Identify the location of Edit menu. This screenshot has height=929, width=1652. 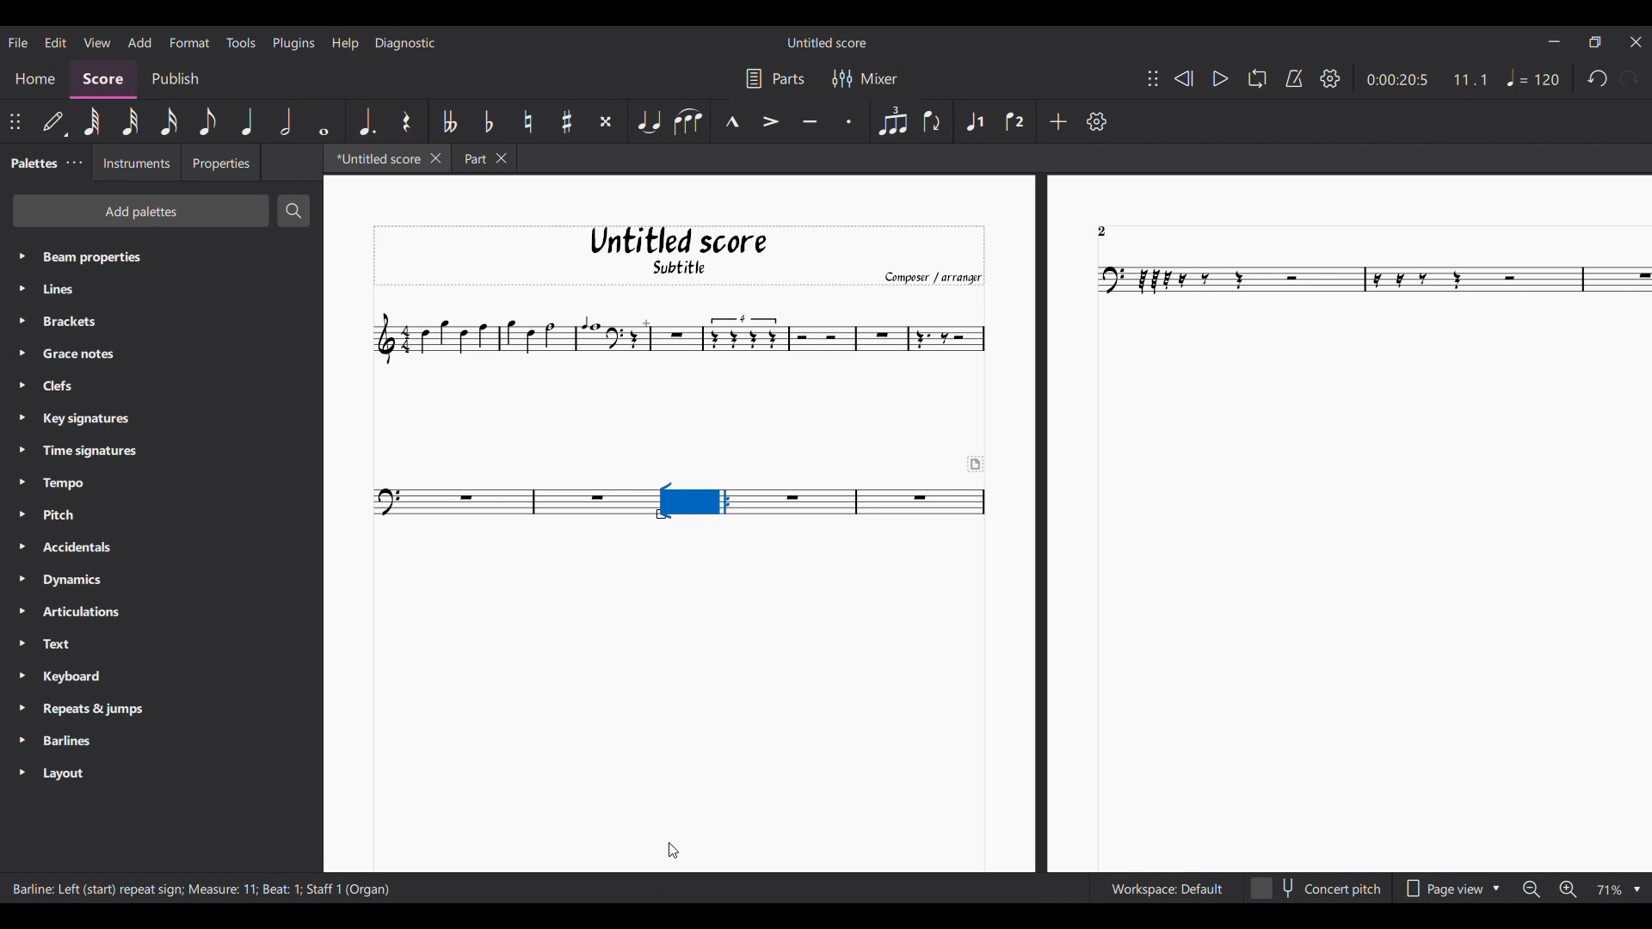
(57, 43).